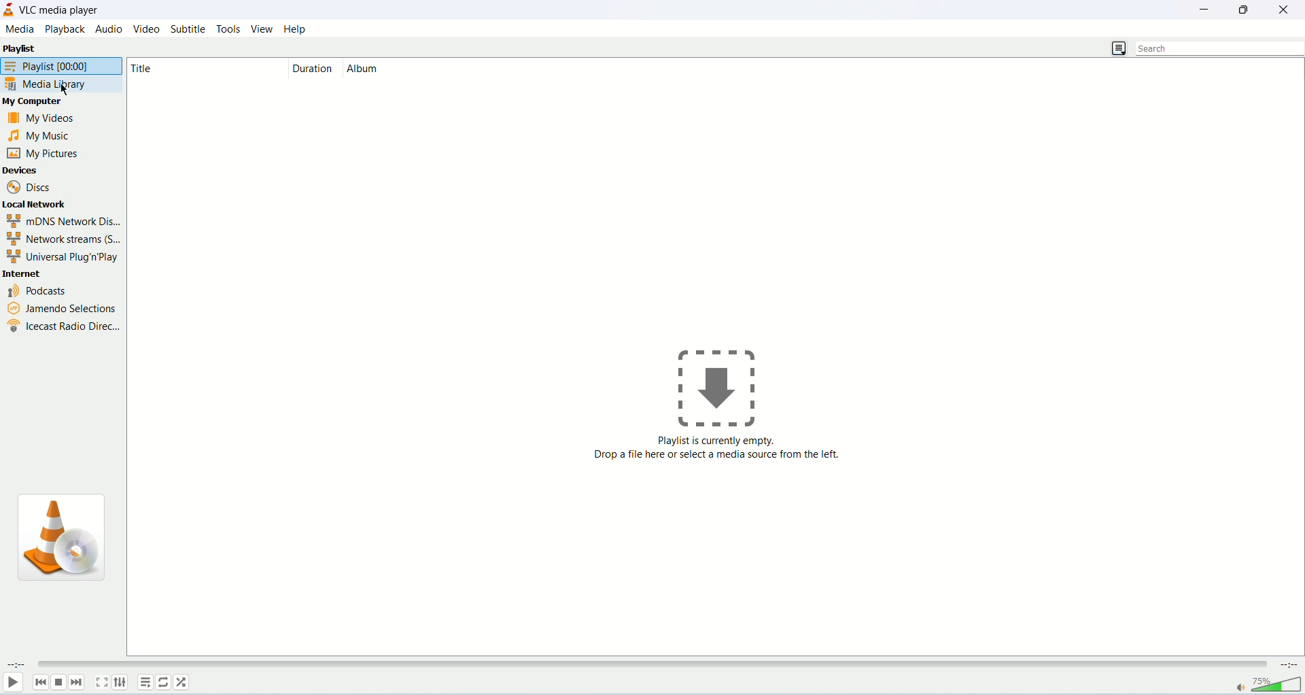  What do you see at coordinates (145, 682) in the screenshot?
I see `playlist` at bounding box center [145, 682].